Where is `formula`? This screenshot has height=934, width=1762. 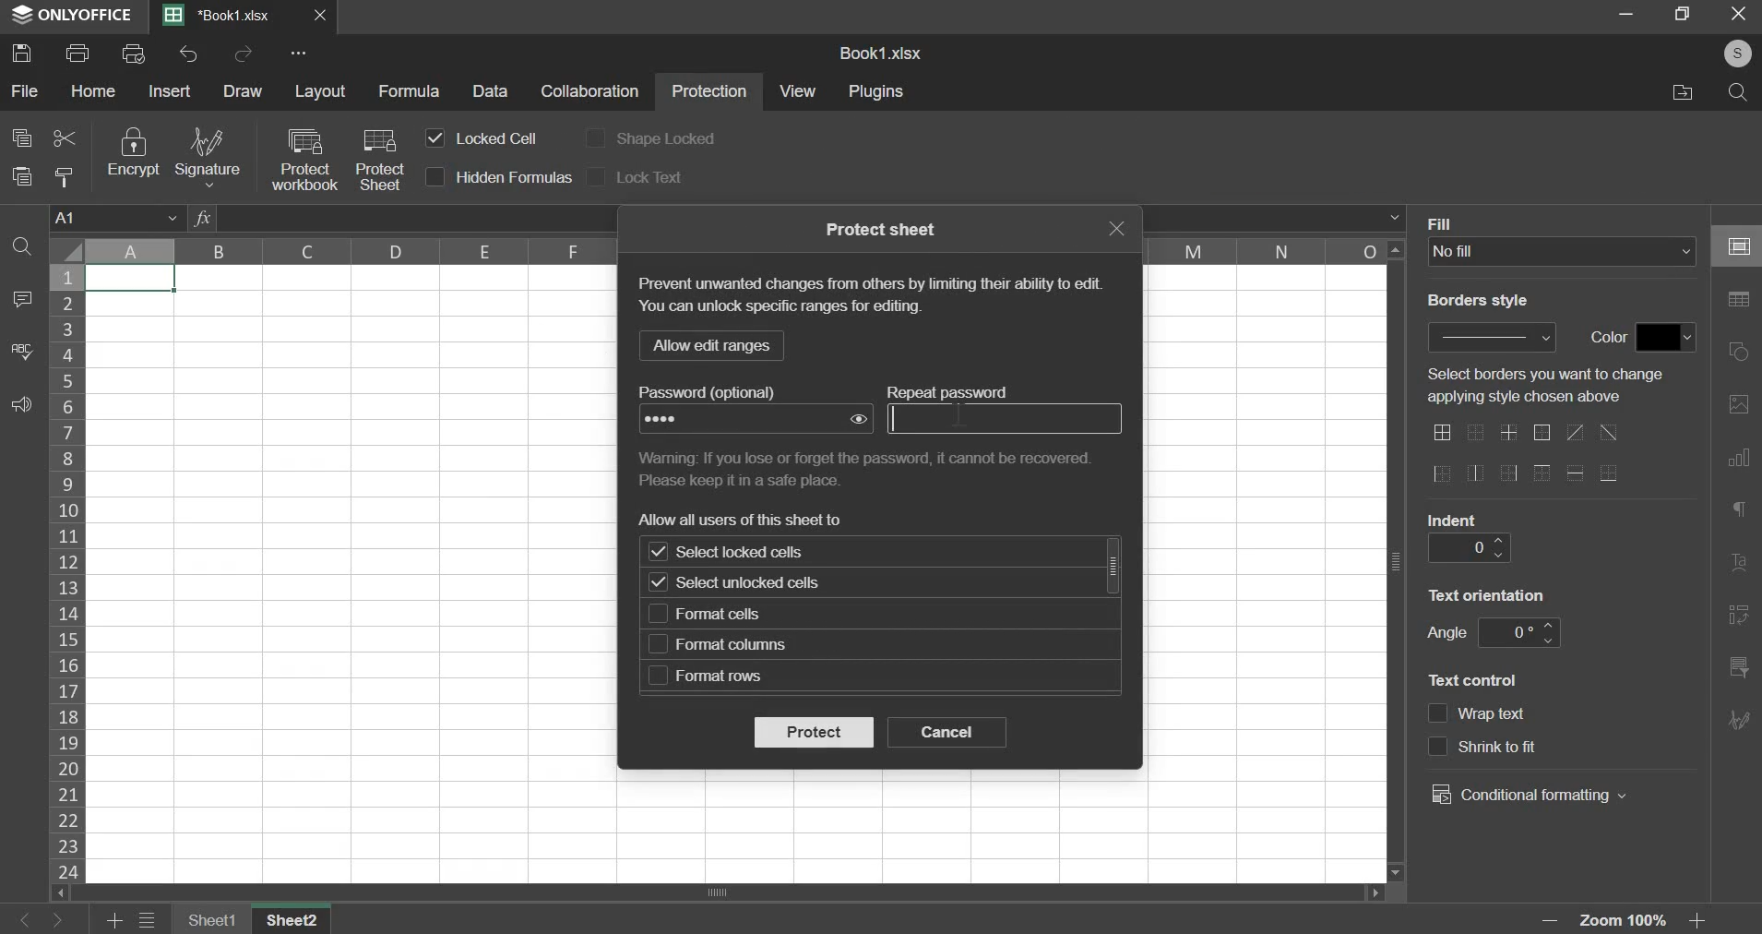 formula is located at coordinates (409, 91).